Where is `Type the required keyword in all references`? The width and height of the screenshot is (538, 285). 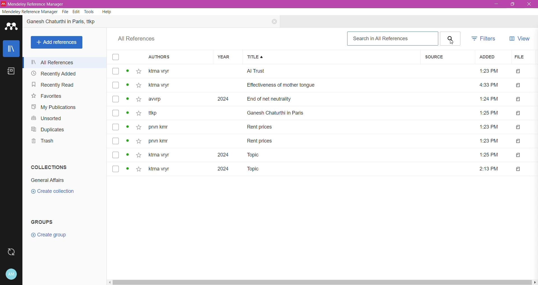
Type the required keyword in all references is located at coordinates (393, 39).